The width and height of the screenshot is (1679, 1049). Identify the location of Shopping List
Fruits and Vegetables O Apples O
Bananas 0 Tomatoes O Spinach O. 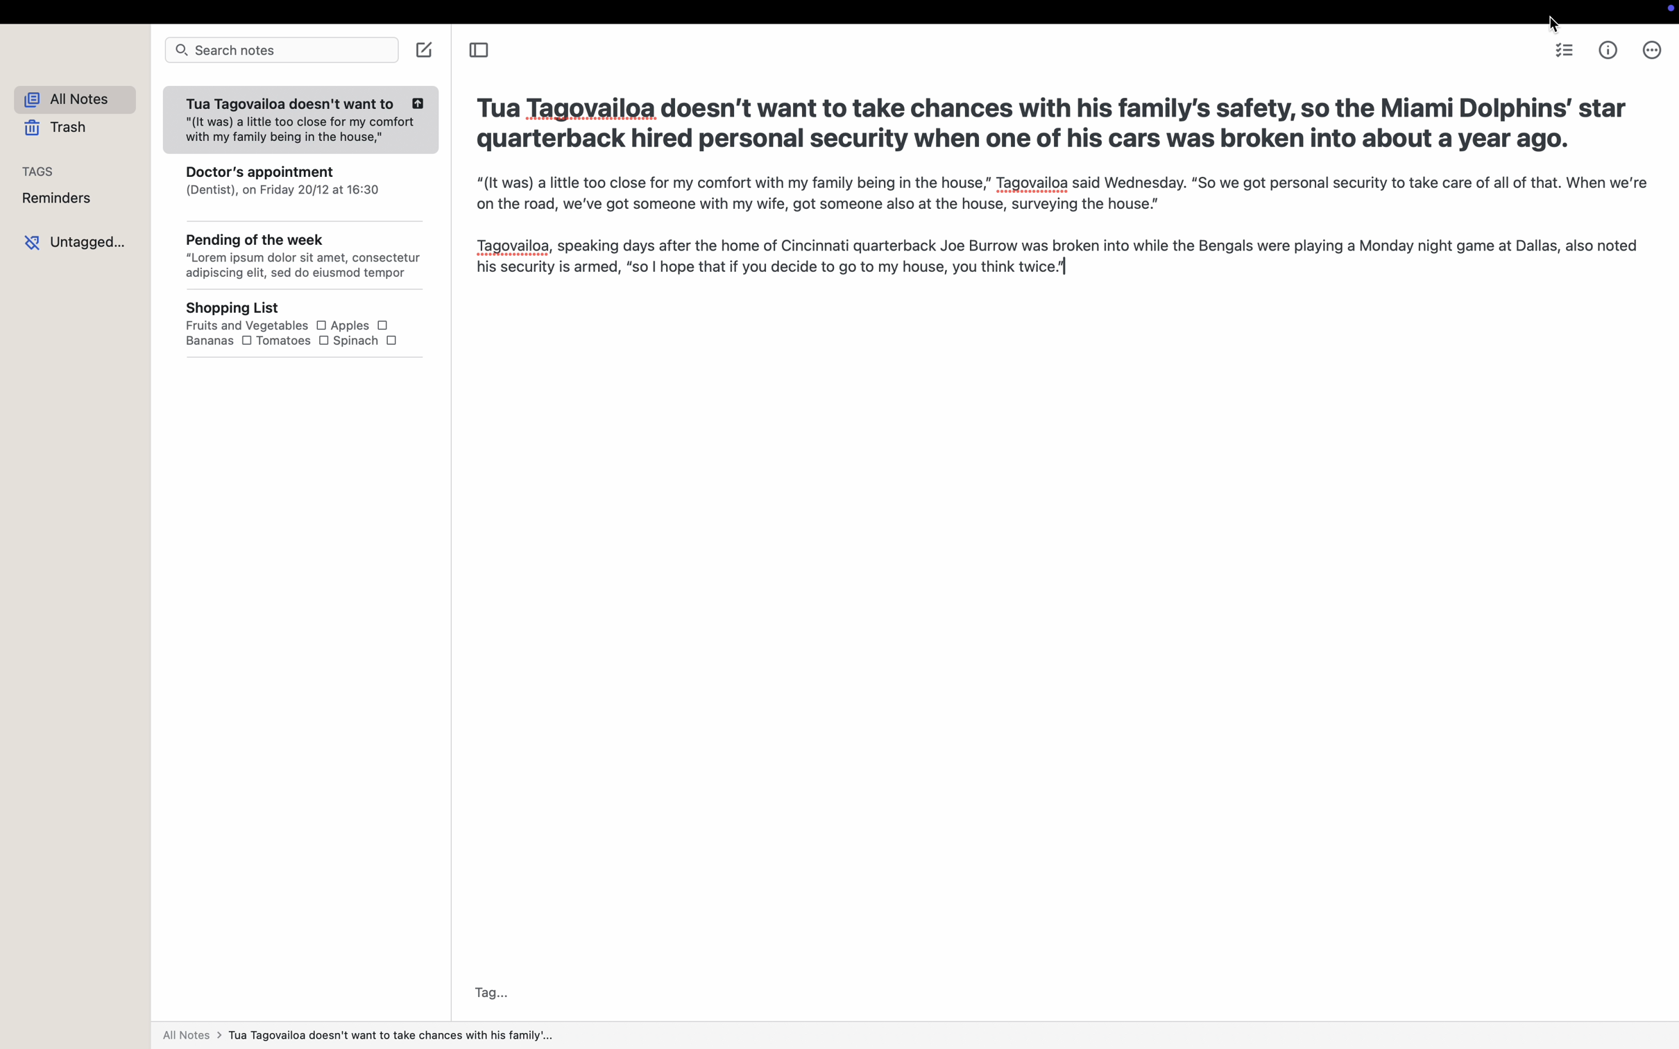
(313, 325).